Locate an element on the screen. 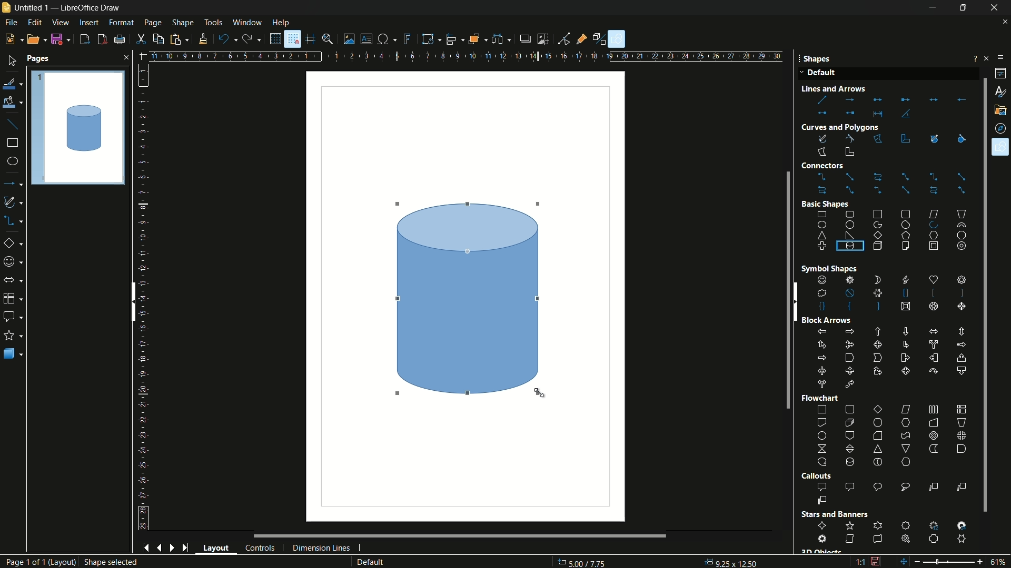  stars and banners is located at coordinates (14, 335).